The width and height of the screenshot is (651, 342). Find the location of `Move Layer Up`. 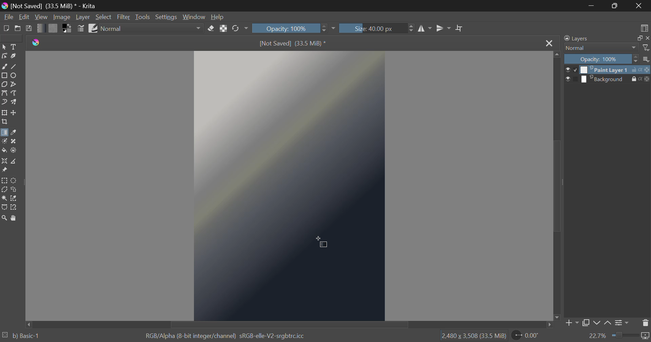

Move Layer Up is located at coordinates (608, 323).